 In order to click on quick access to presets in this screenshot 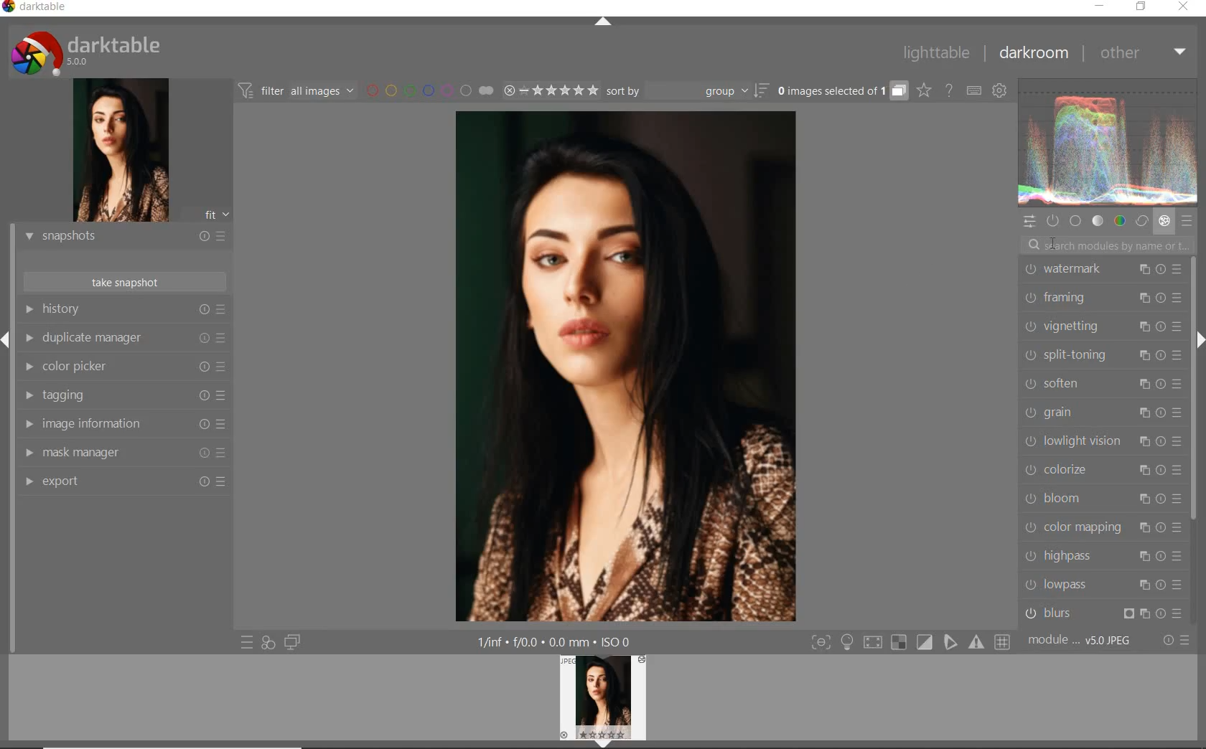, I will do `click(248, 642)`.